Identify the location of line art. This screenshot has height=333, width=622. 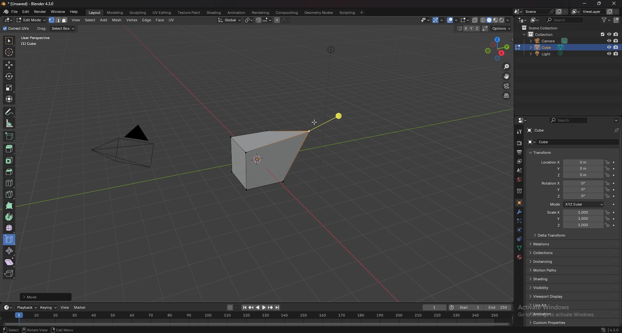
(546, 306).